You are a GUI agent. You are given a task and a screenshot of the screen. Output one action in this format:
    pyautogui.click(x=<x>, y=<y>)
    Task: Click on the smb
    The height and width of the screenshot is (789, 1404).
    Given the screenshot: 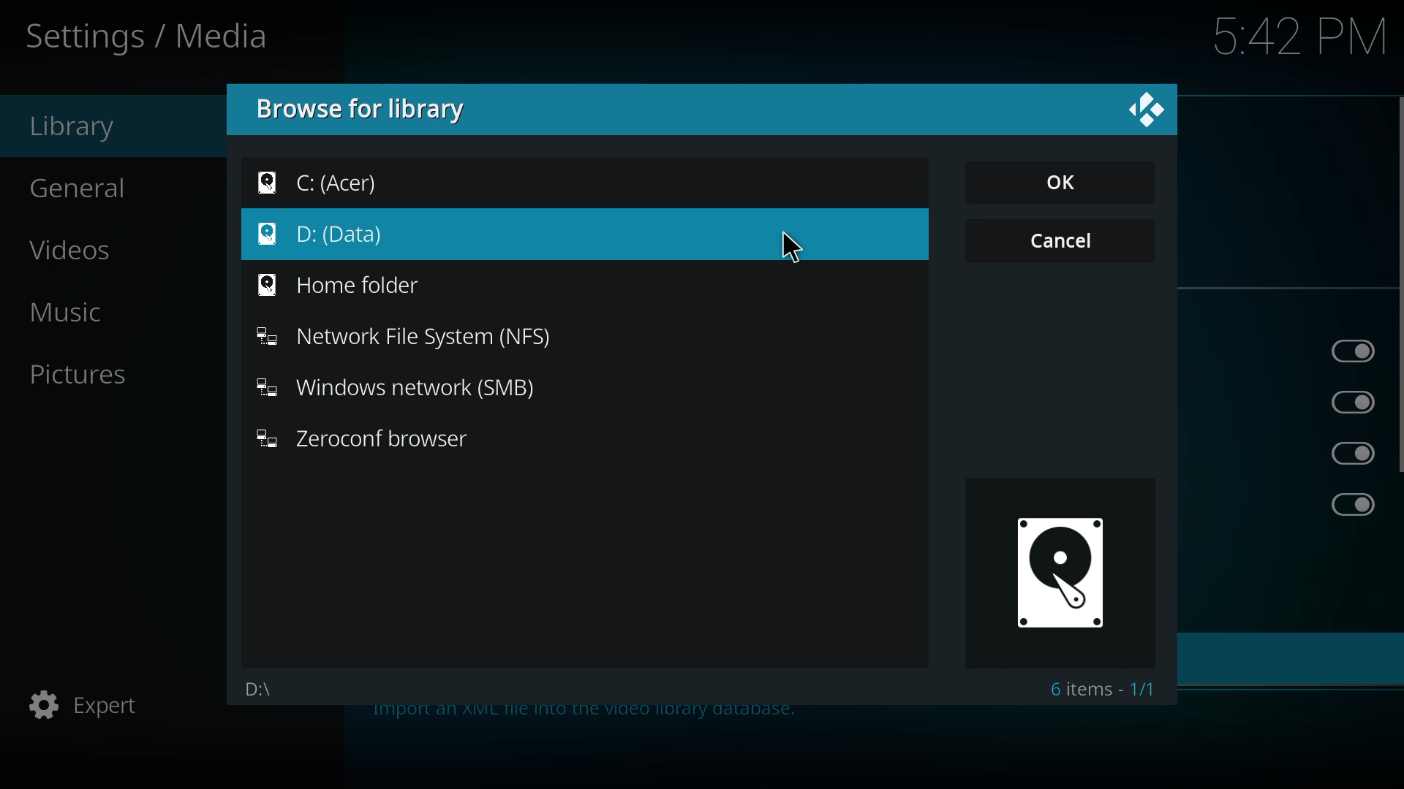 What is the action you would take?
    pyautogui.click(x=402, y=386)
    